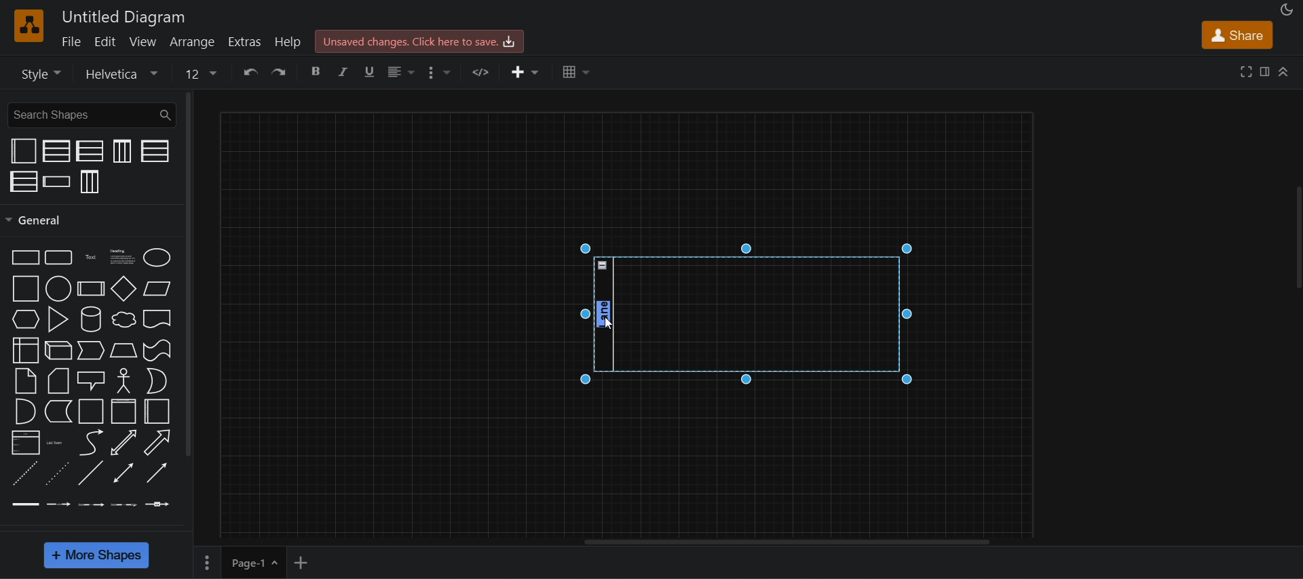  I want to click on bold, so click(316, 72).